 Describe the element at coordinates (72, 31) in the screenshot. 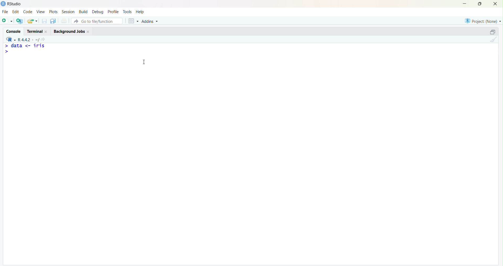

I see `Background Jobs` at that location.